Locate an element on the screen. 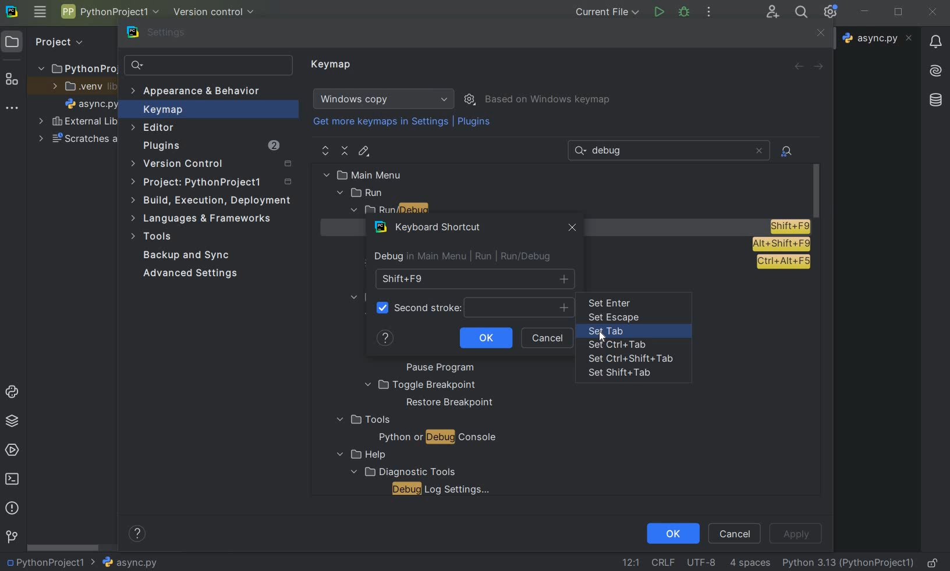  restore down is located at coordinates (900, 13).